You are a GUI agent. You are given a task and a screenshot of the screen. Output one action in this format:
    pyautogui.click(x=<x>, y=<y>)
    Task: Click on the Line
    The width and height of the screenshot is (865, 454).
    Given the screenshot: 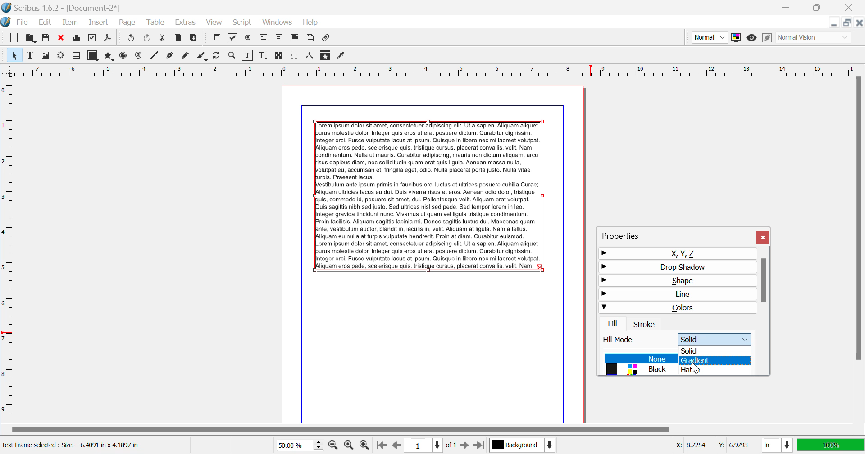 What is the action you would take?
    pyautogui.click(x=155, y=56)
    